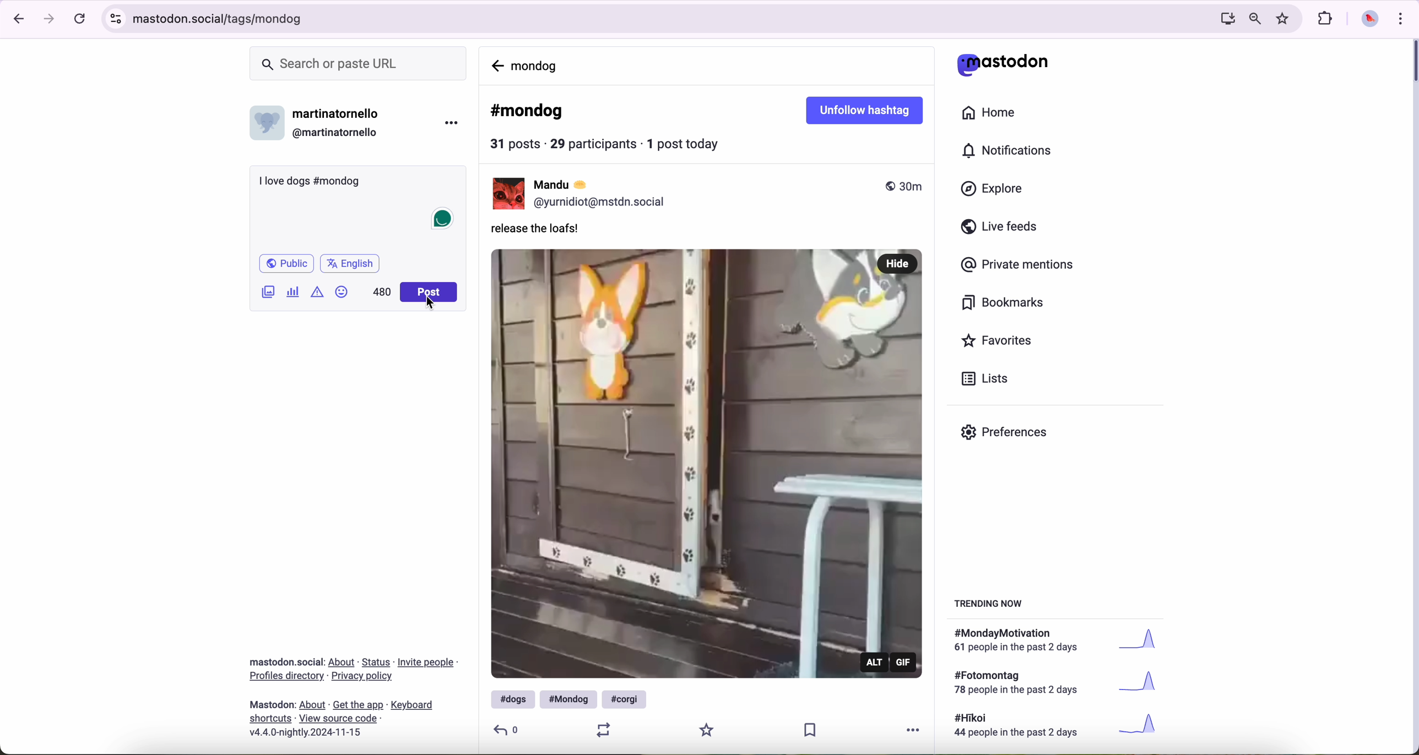 Image resolution: width=1419 pixels, height=755 pixels. I want to click on reply, so click(507, 729).